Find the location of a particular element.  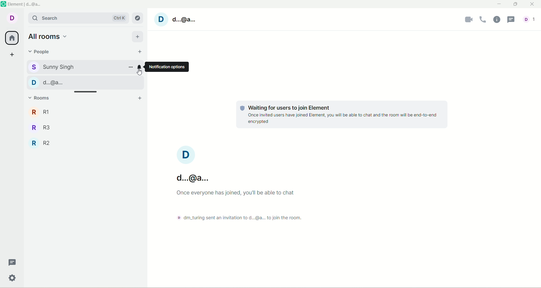

R3 is located at coordinates (85, 127).